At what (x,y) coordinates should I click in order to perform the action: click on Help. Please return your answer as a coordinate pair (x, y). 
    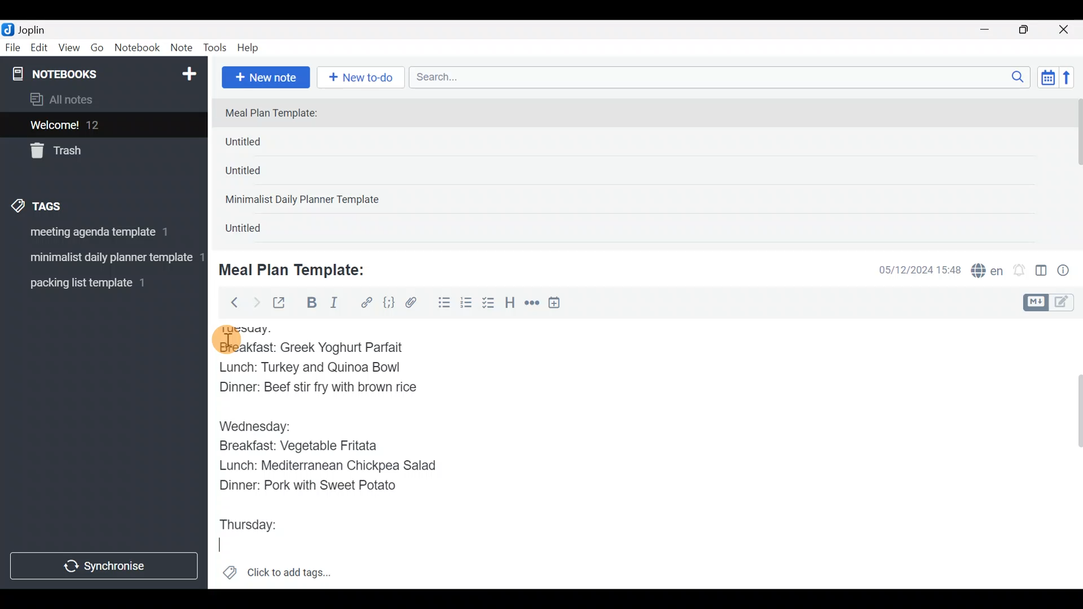
    Looking at the image, I should click on (252, 46).